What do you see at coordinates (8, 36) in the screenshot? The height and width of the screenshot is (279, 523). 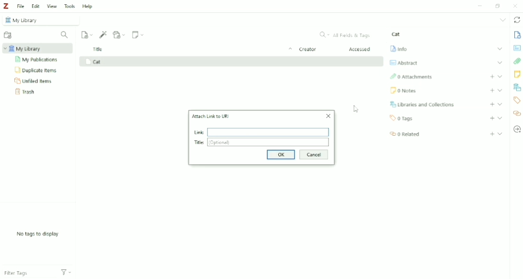 I see `New Collection` at bounding box center [8, 36].